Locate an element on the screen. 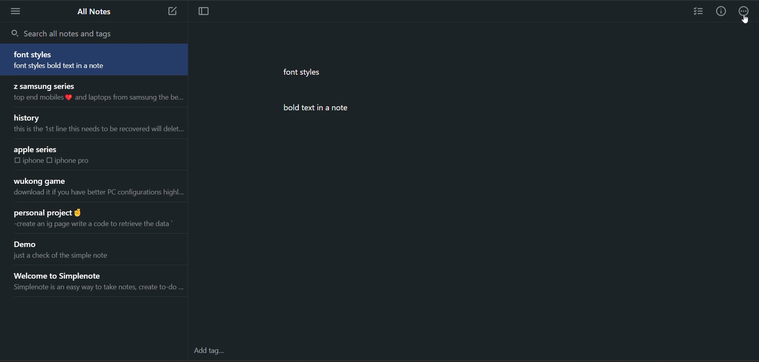  download it if you have better PC configurations highl... is located at coordinates (98, 194).